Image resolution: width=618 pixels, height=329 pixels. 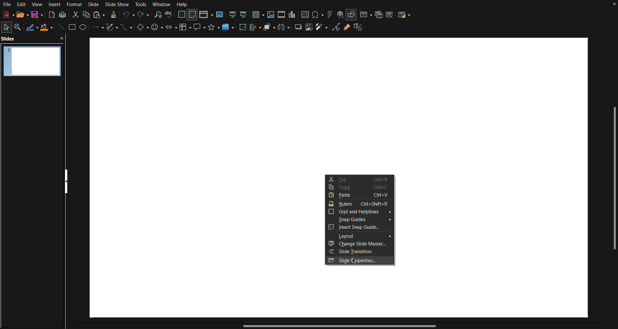 What do you see at coordinates (171, 29) in the screenshot?
I see `Block Arrows` at bounding box center [171, 29].